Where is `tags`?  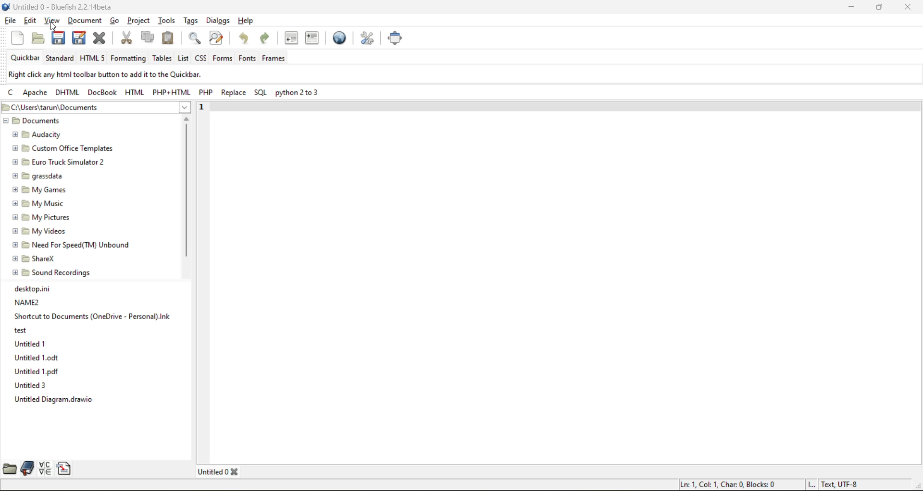
tags is located at coordinates (189, 21).